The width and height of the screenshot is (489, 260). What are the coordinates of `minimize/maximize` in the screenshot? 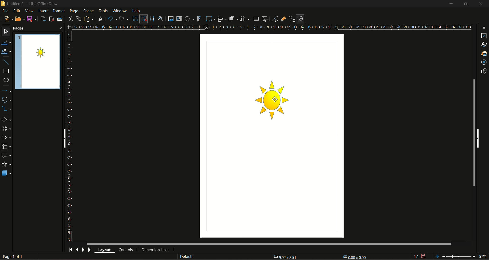 It's located at (466, 4).